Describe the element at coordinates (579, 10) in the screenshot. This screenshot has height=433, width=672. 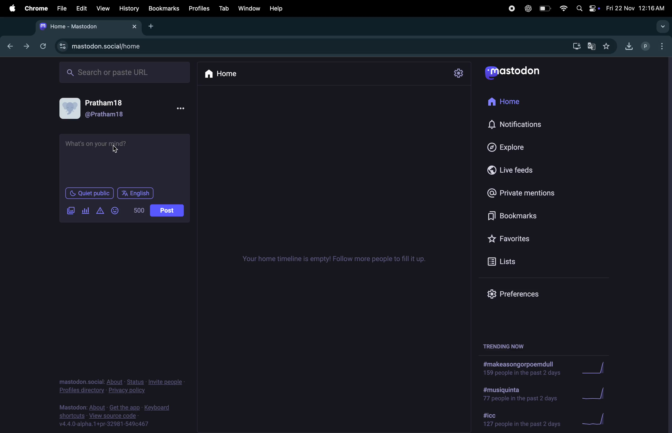
I see `spotlight search` at that location.